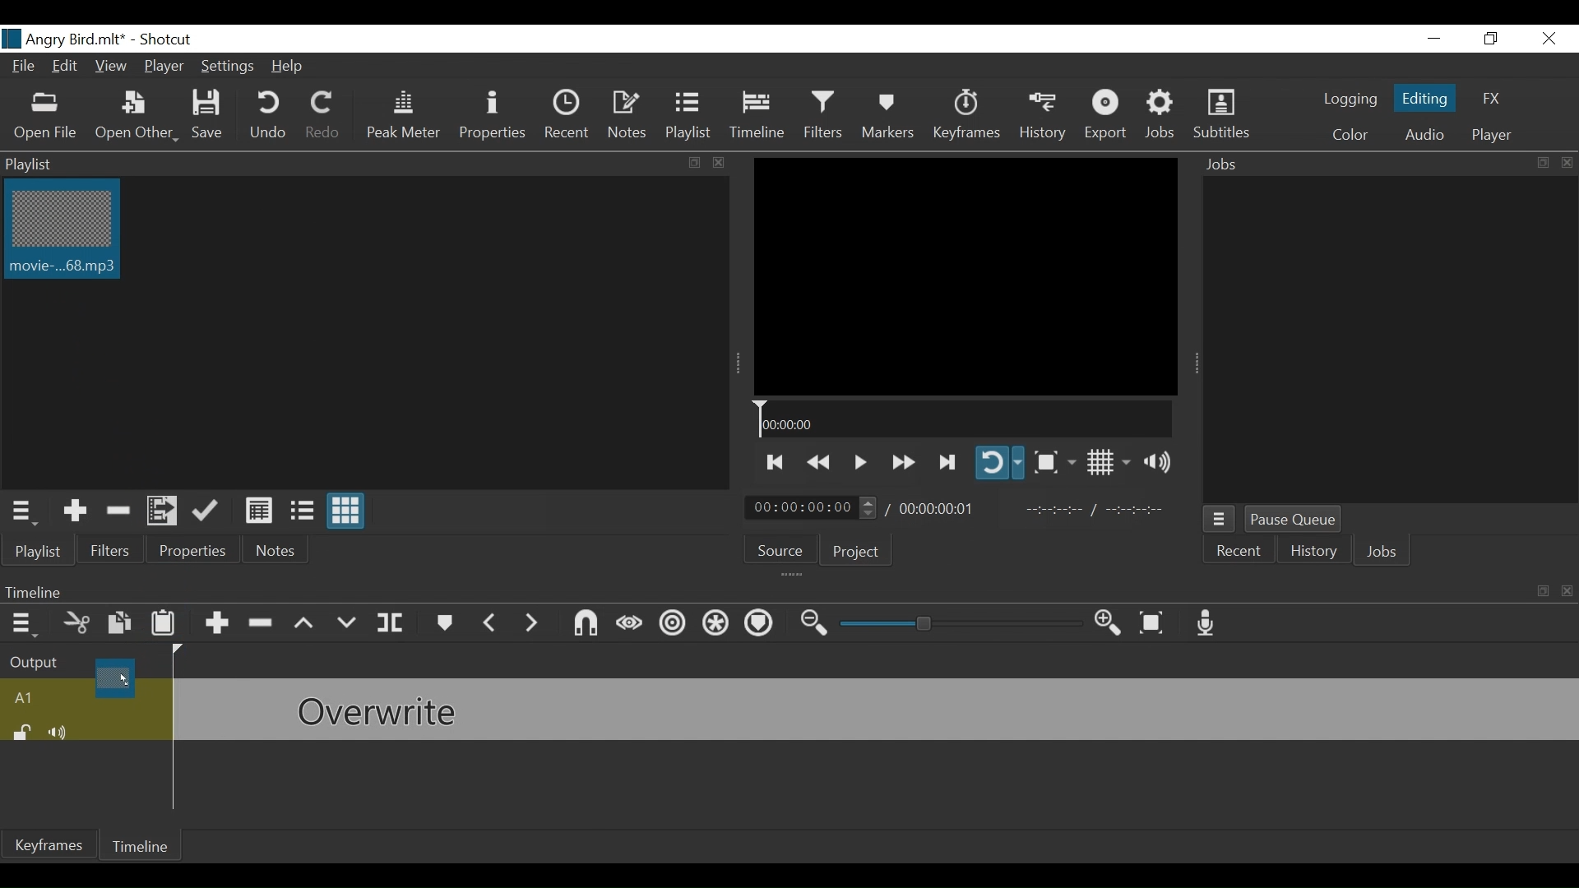  I want to click on Keyframes, so click(50, 844).